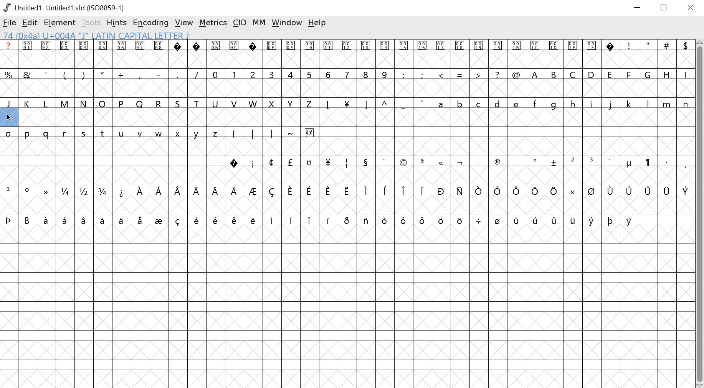 This screenshot has width=704, height=388. Describe the element at coordinates (45, 190) in the screenshot. I see `symbol` at that location.